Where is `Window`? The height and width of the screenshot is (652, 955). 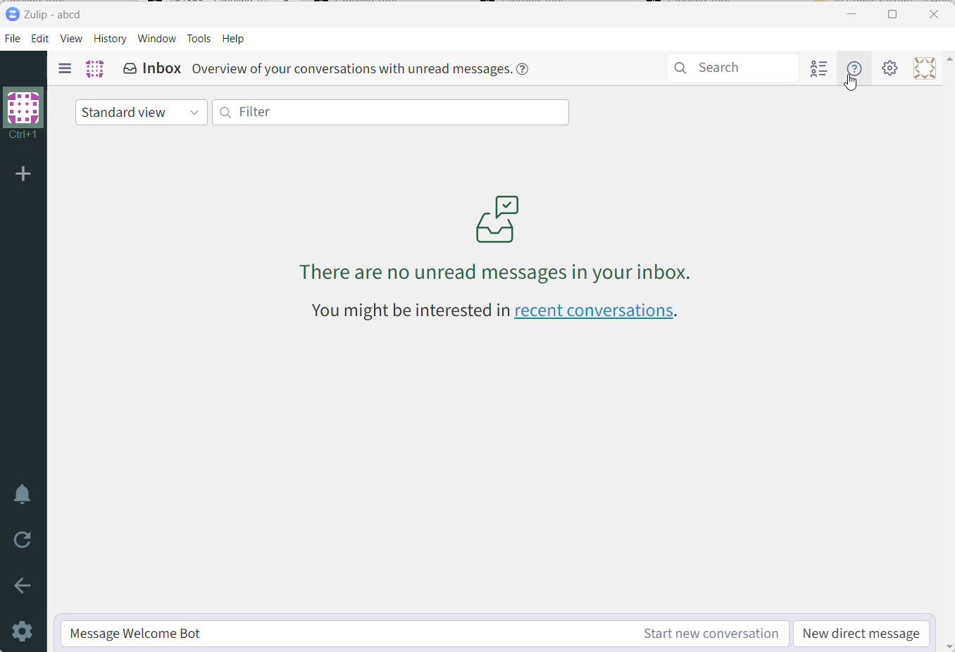 Window is located at coordinates (156, 39).